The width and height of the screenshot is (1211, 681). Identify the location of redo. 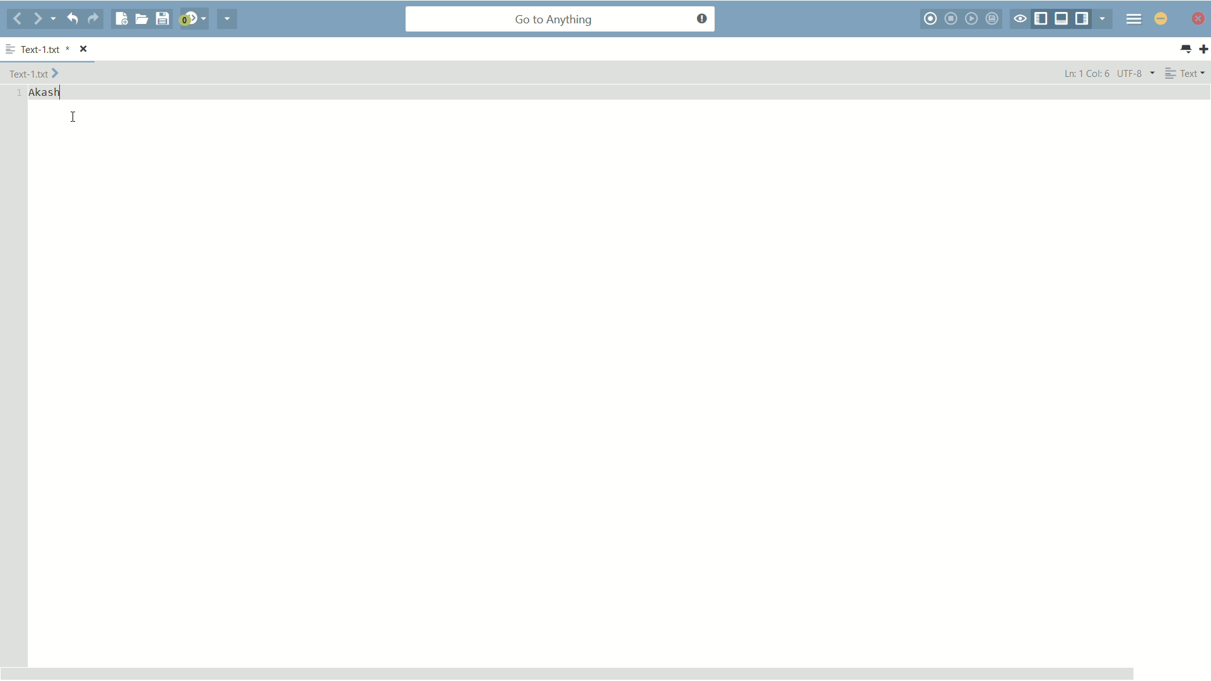
(94, 20).